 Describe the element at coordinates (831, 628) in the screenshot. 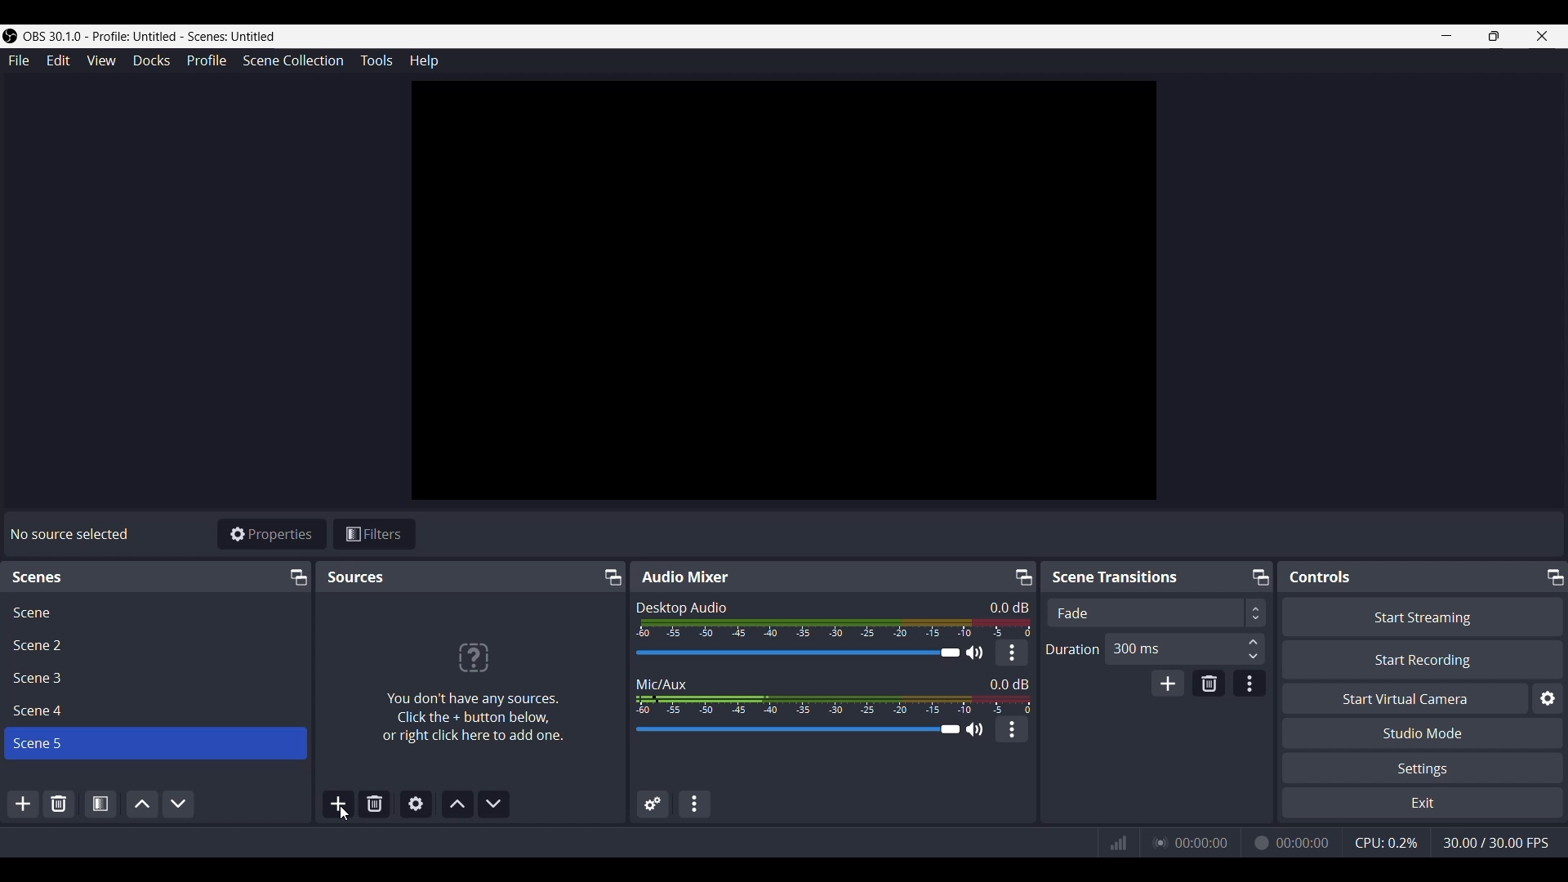

I see `Sound Indicator` at that location.